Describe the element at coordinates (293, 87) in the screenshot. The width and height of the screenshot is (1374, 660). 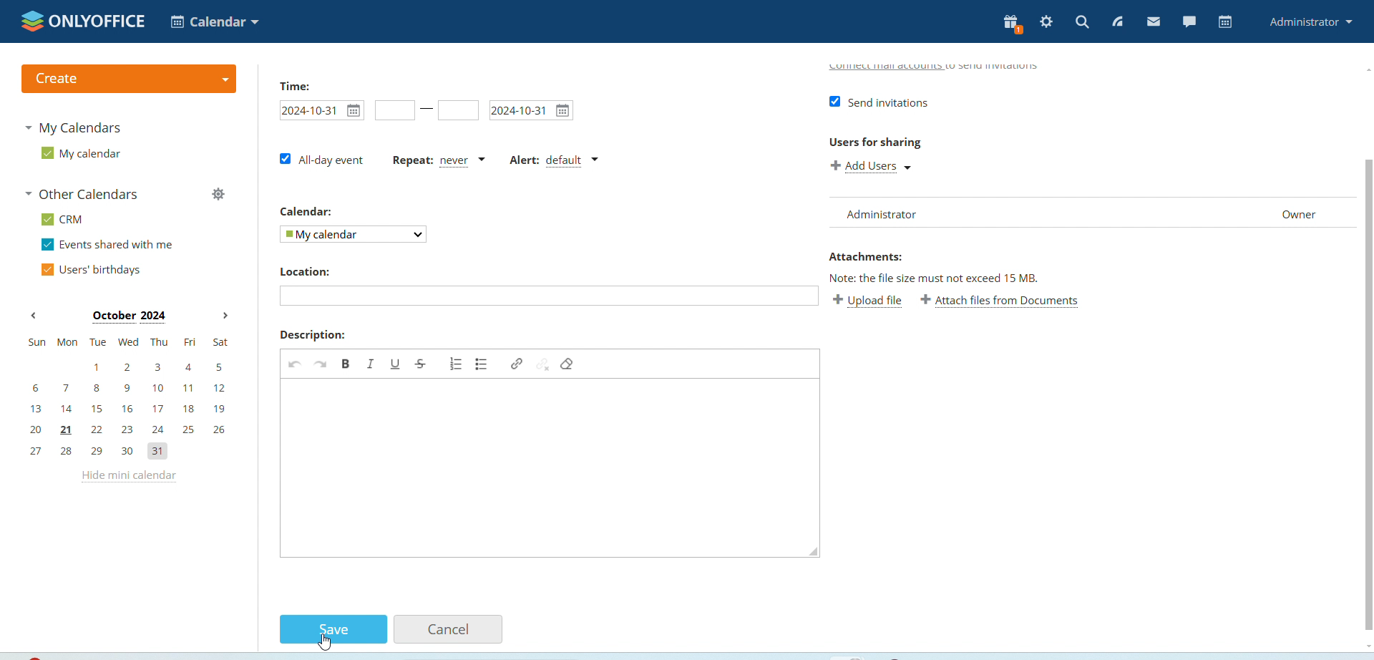
I see `time` at that location.